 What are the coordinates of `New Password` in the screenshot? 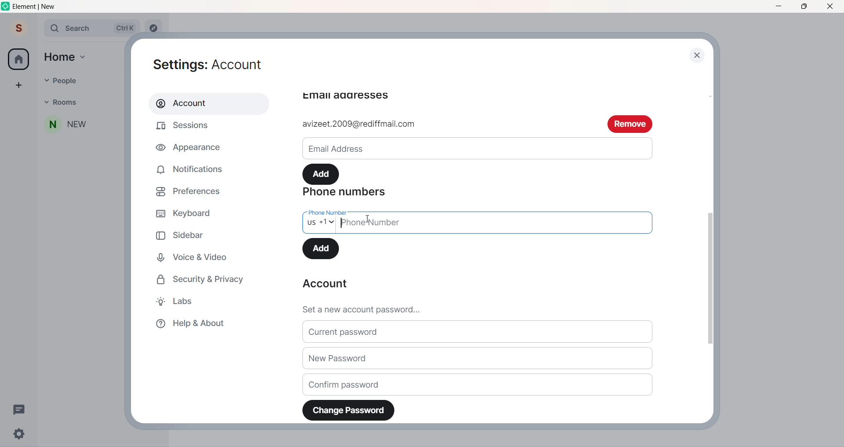 It's located at (478, 359).